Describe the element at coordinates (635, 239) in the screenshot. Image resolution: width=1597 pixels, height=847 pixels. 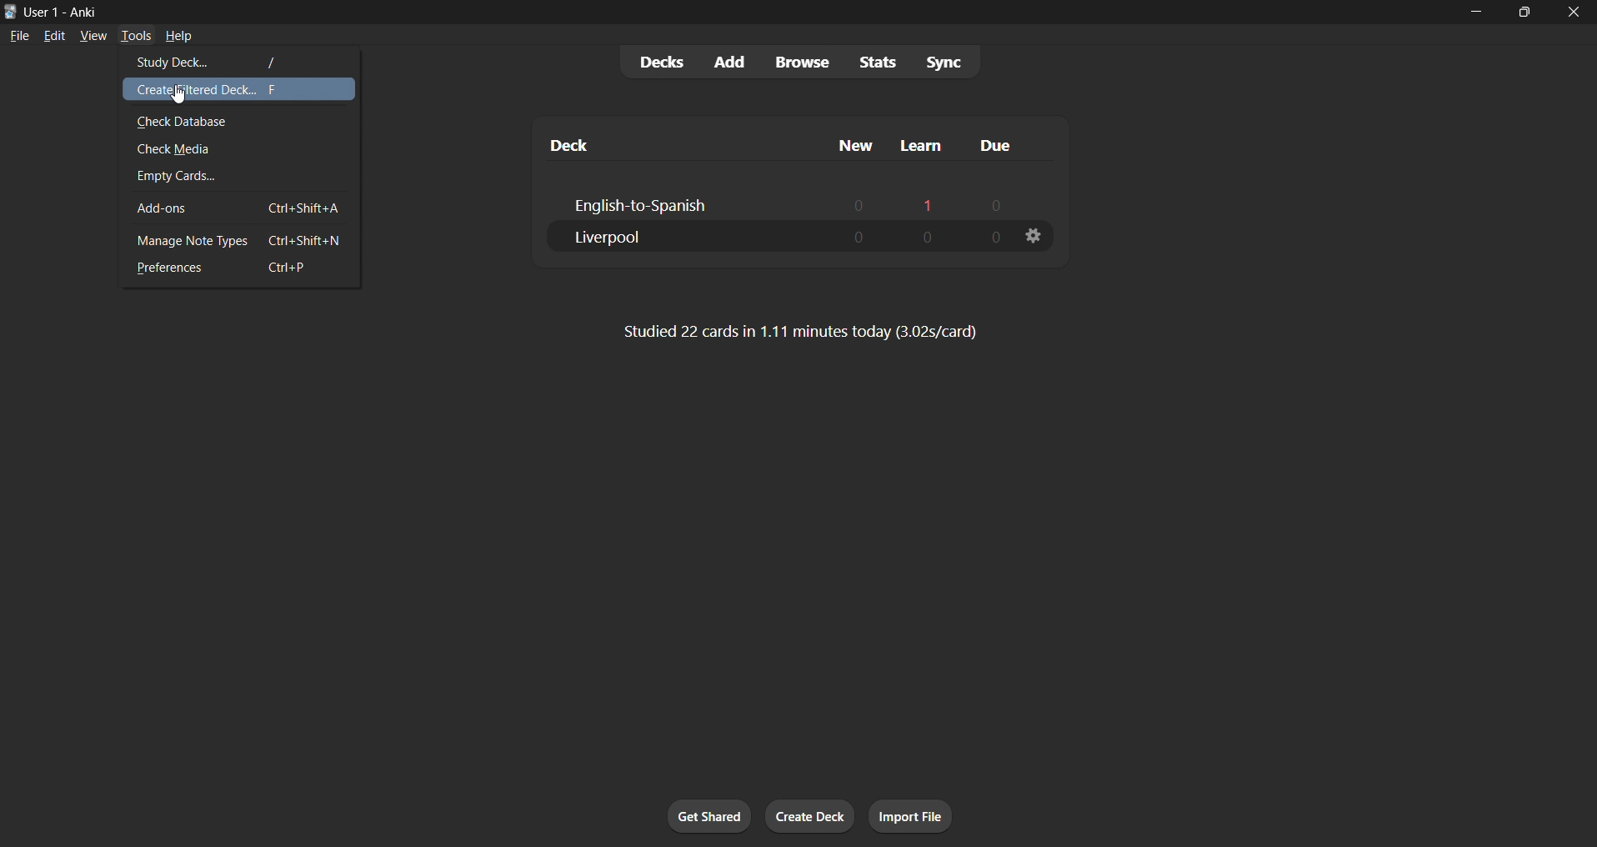
I see `liverpool` at that location.